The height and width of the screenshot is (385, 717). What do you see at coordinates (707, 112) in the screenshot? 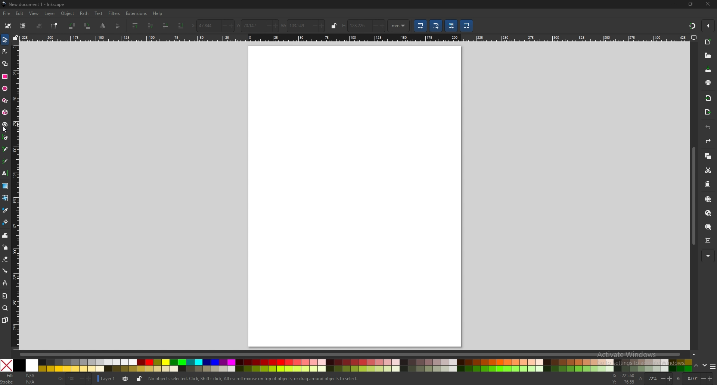
I see `export` at bounding box center [707, 112].